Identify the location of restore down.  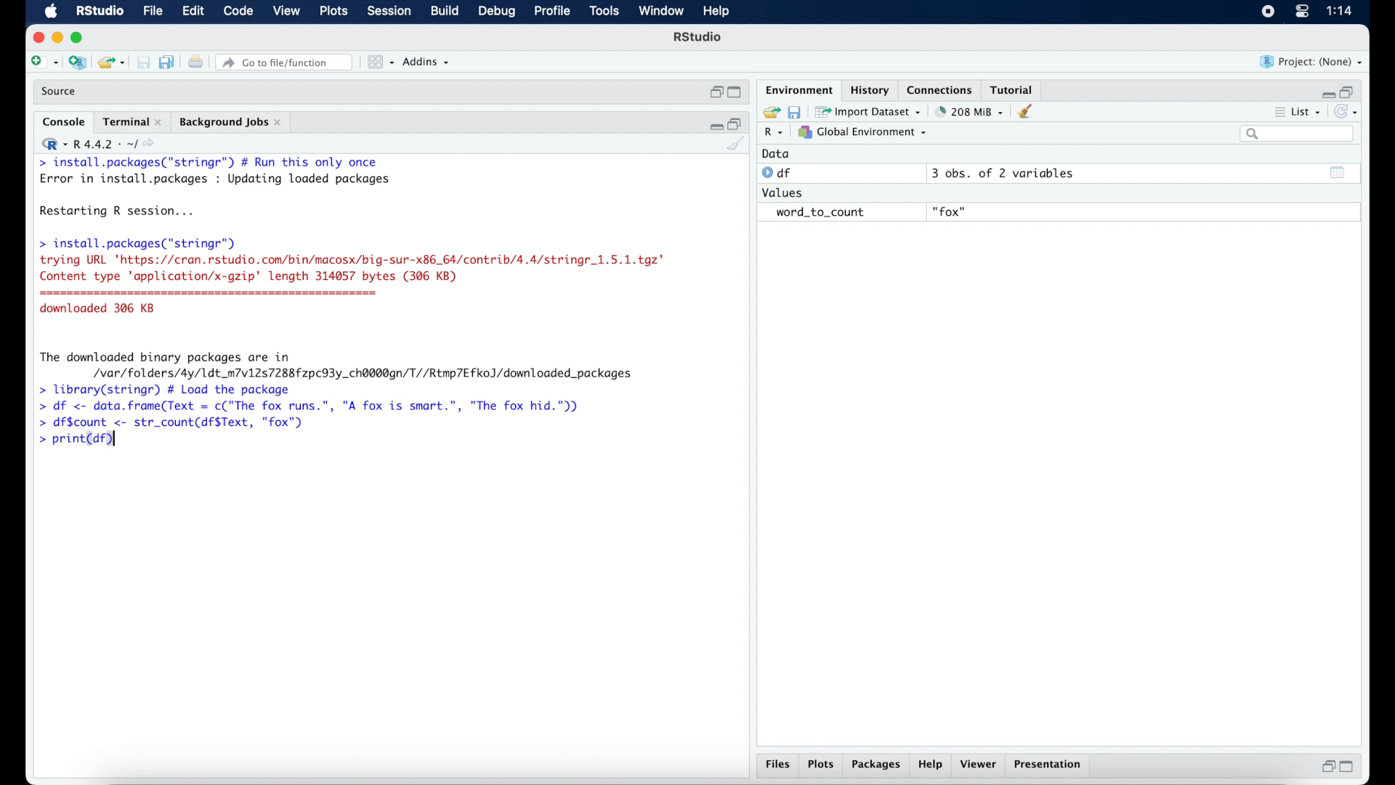
(715, 92).